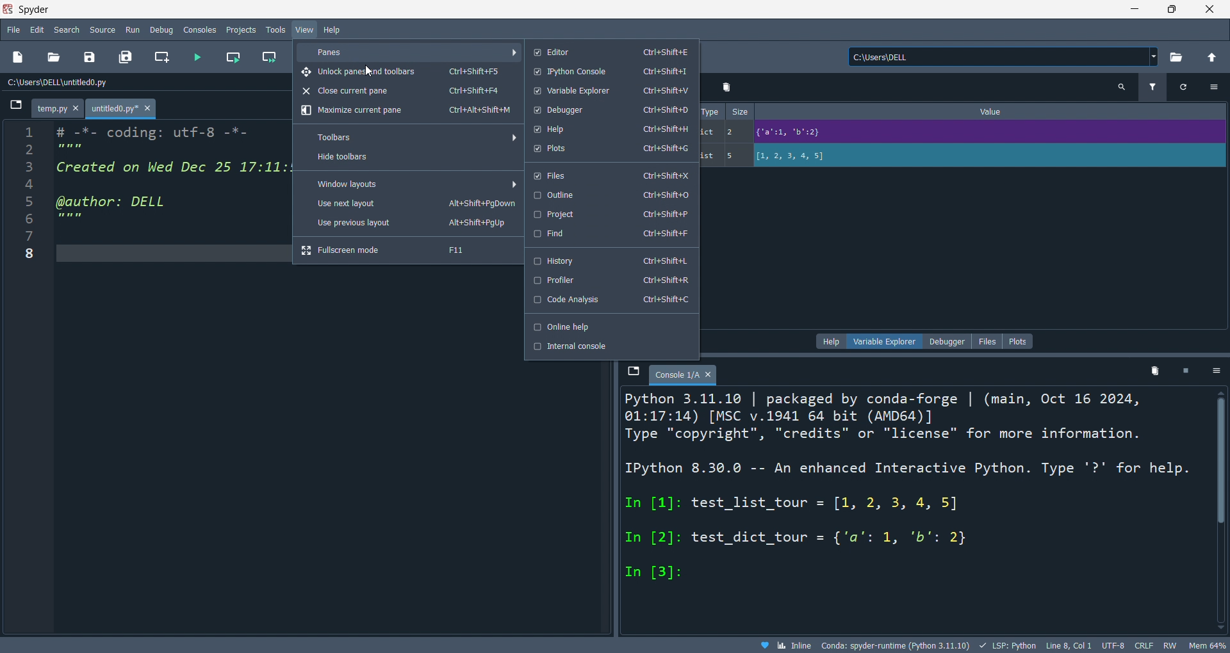 This screenshot has height=653, width=1230. I want to click on variable explorer, so click(609, 91).